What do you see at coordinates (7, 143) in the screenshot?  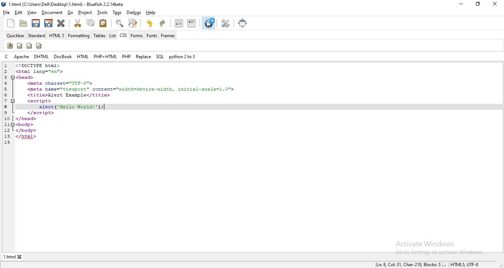 I see `14` at bounding box center [7, 143].